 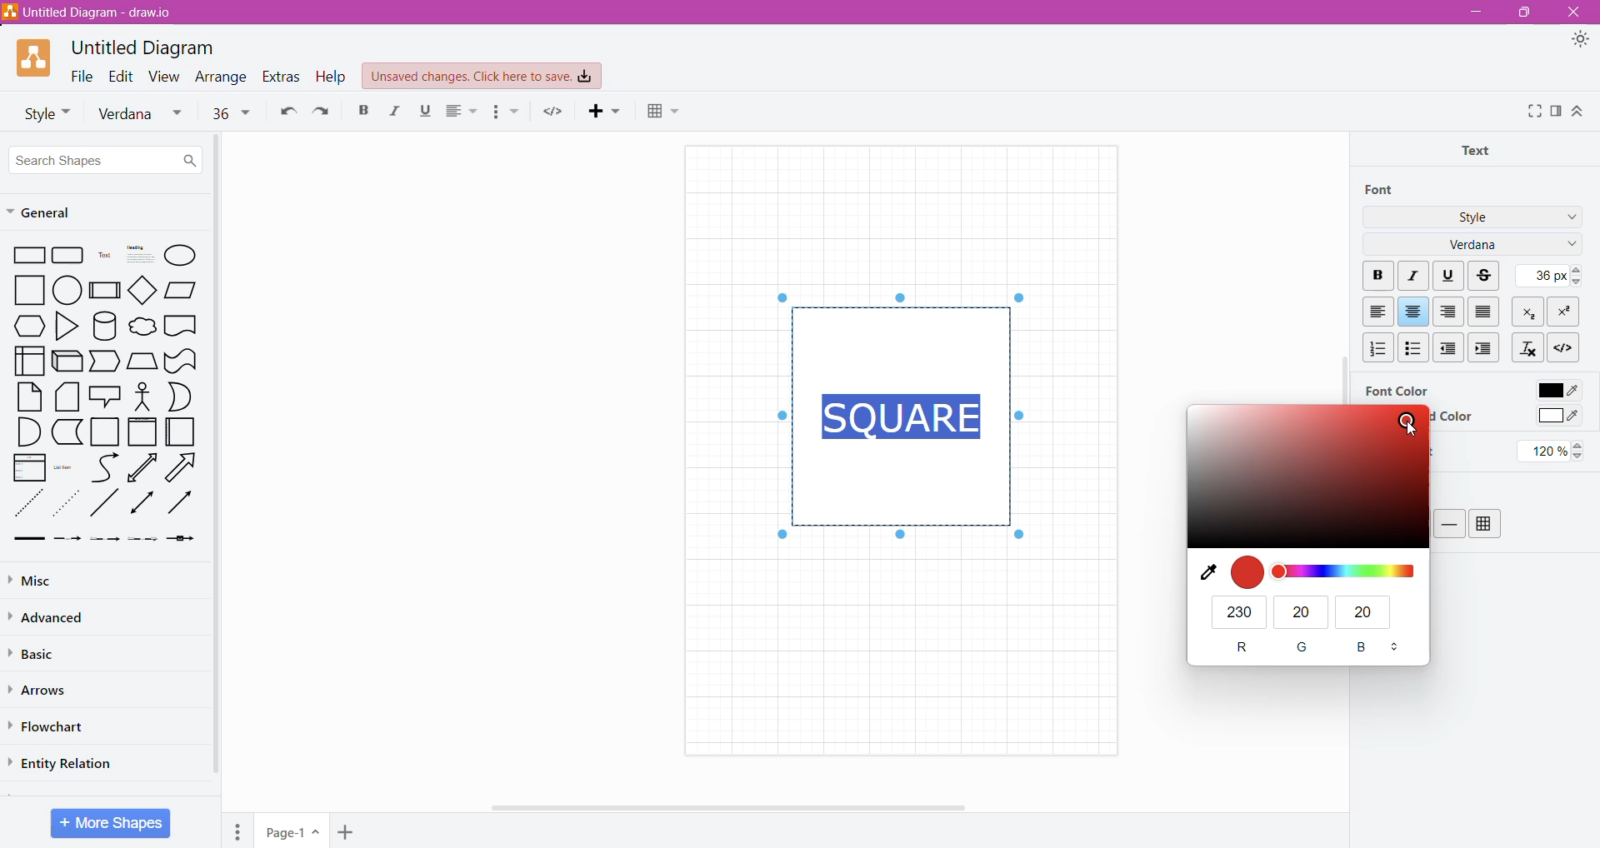 I want to click on Center, so click(x=1413, y=312).